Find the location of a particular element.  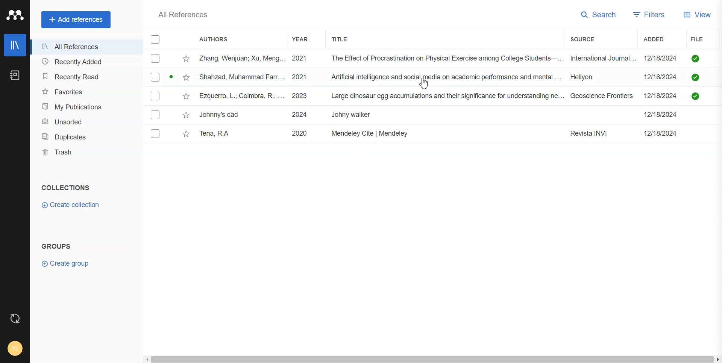

Authors is located at coordinates (218, 39).